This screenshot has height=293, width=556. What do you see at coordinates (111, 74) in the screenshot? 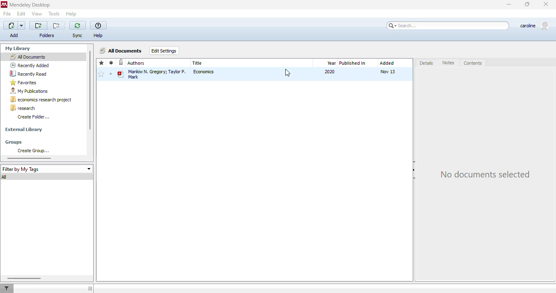
I see `unread` at bounding box center [111, 74].